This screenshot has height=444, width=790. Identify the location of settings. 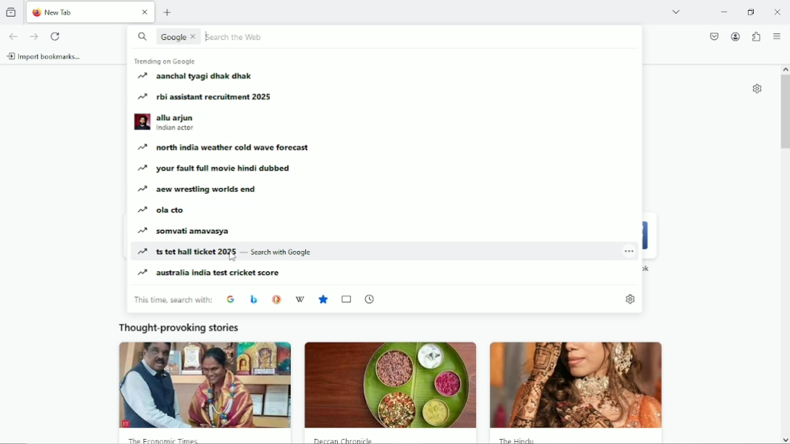
(629, 298).